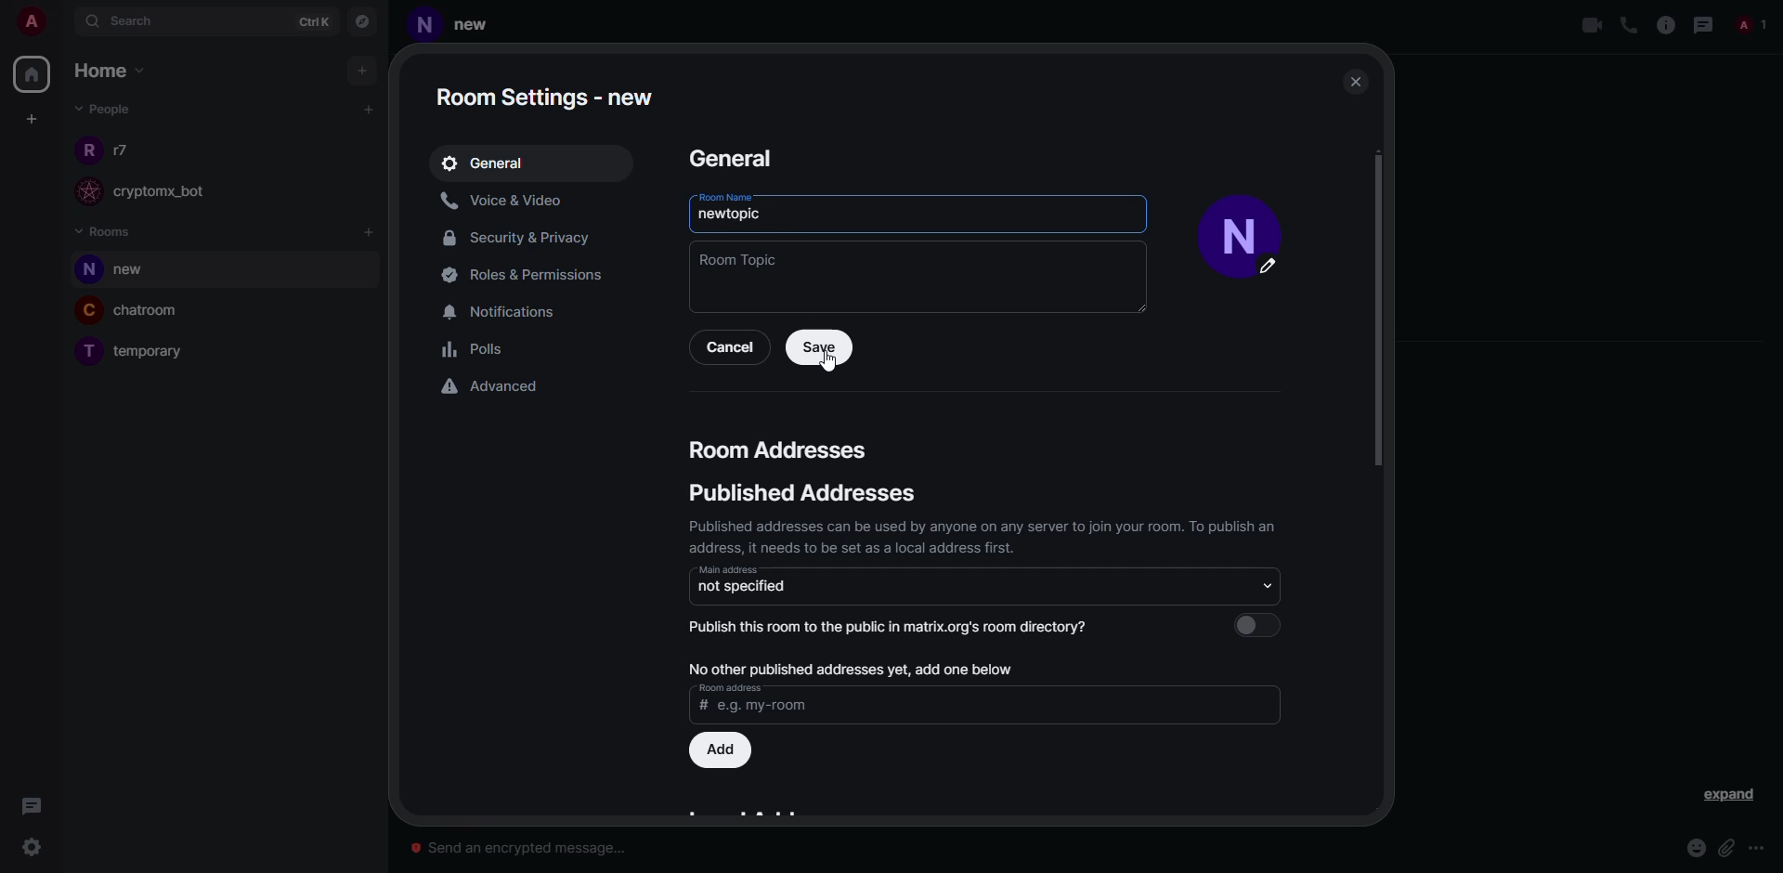 The width and height of the screenshot is (1783, 873). What do you see at coordinates (35, 72) in the screenshot?
I see `home` at bounding box center [35, 72].